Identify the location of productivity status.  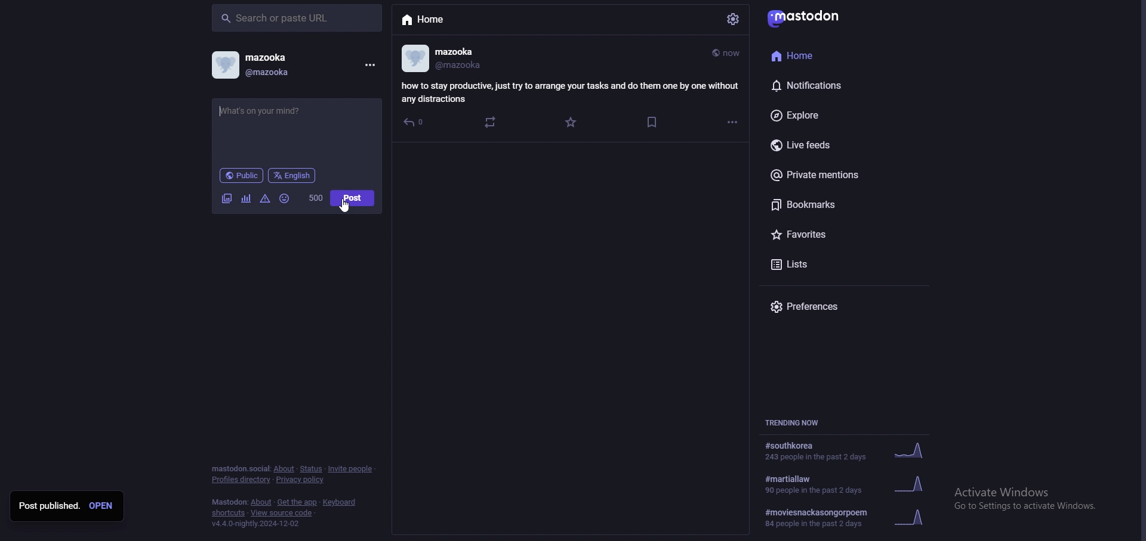
(569, 92).